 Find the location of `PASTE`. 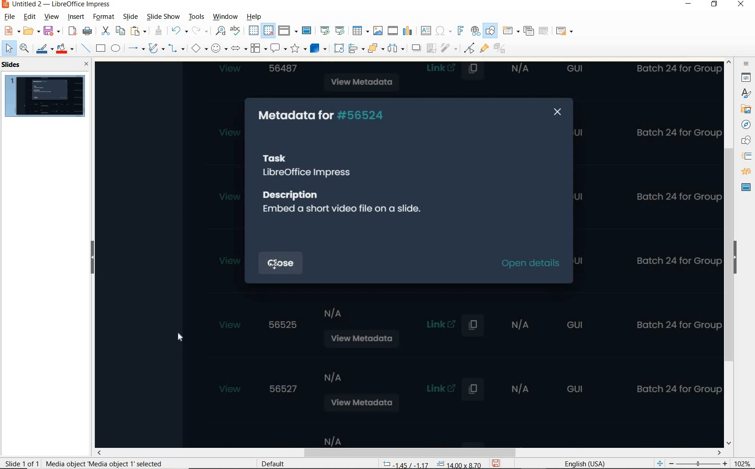

PASTE is located at coordinates (139, 31).